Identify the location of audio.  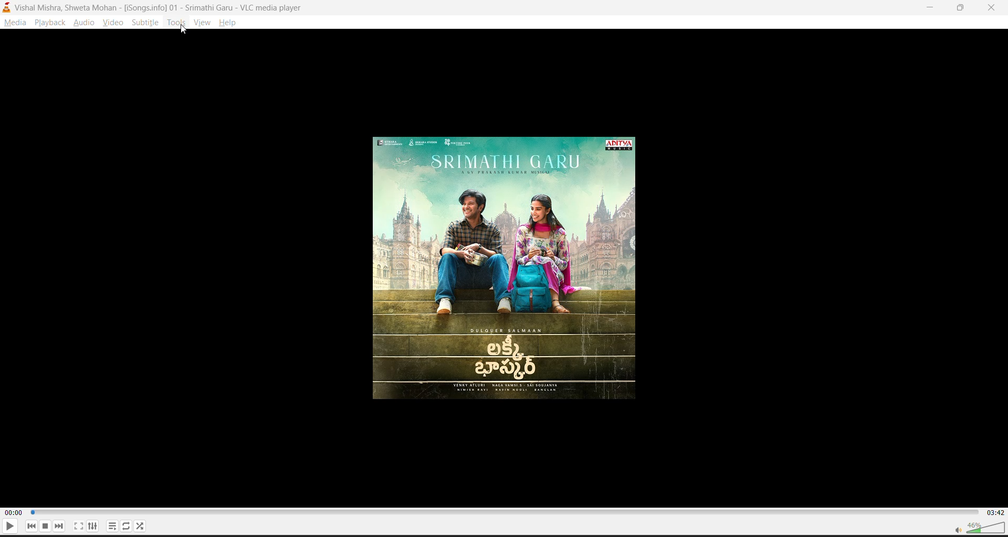
(85, 23).